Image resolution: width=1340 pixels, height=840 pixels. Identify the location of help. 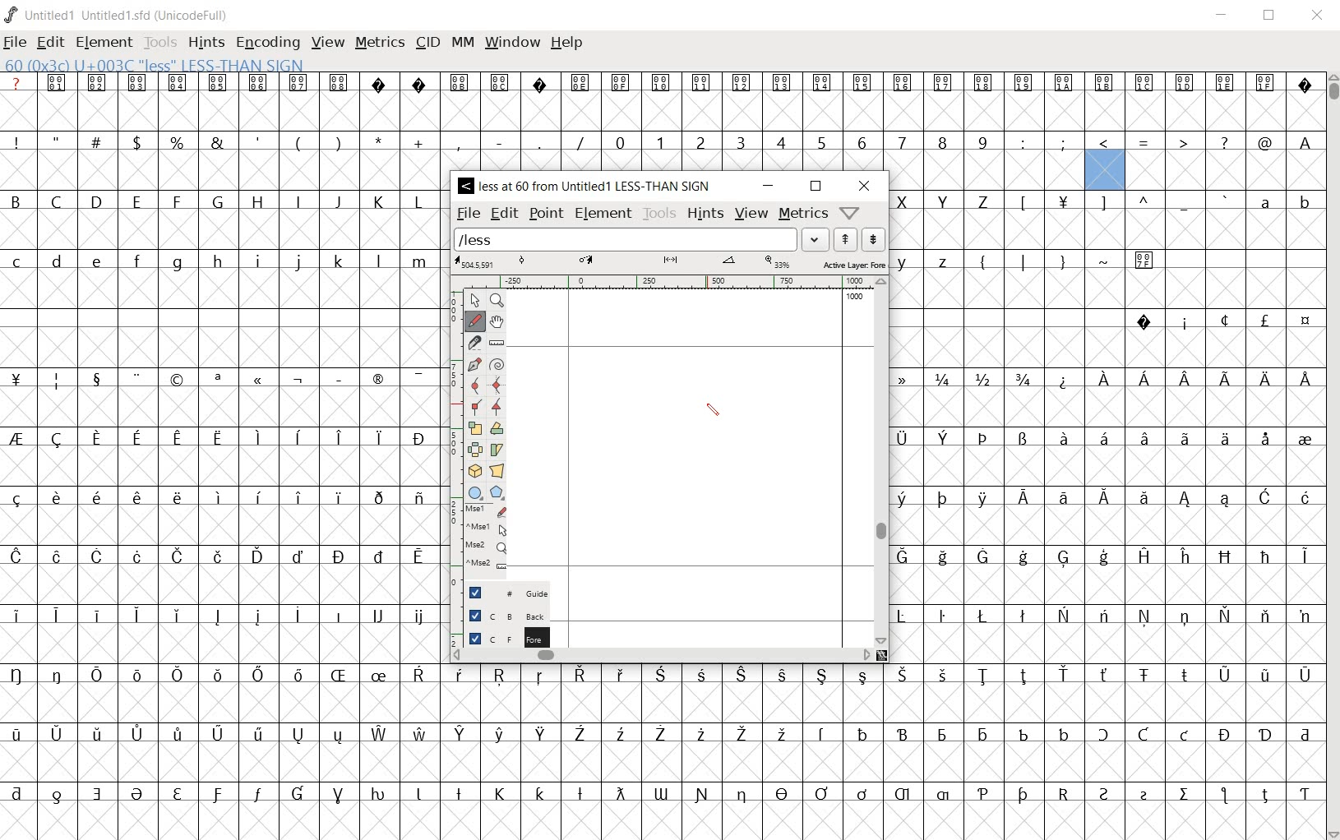
(567, 44).